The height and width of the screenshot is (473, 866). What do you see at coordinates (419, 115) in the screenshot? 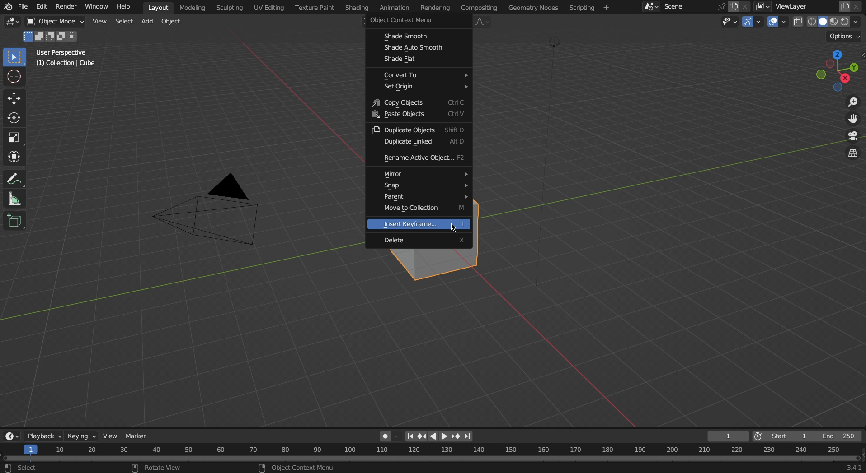
I see `Paste Objects` at bounding box center [419, 115].